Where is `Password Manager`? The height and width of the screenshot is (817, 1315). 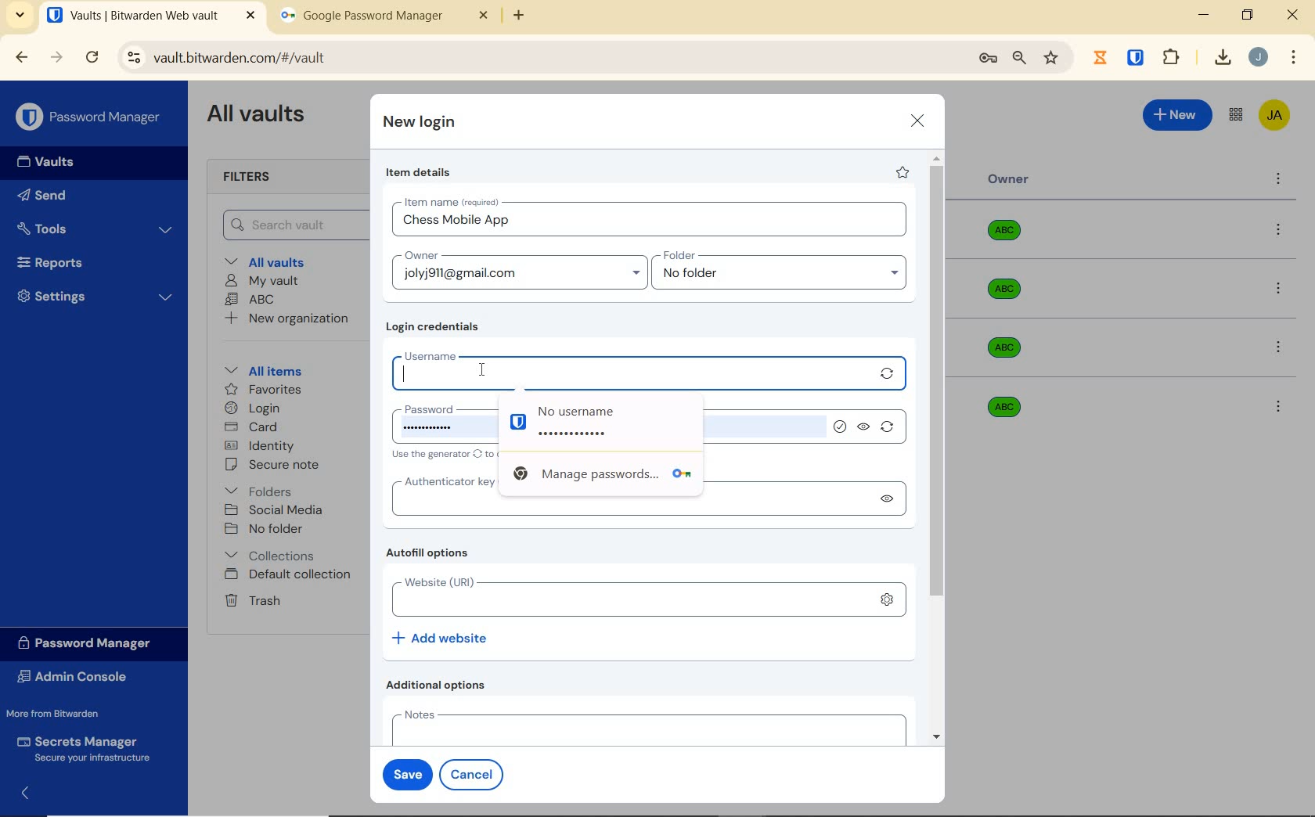
Password Manager is located at coordinates (91, 118).